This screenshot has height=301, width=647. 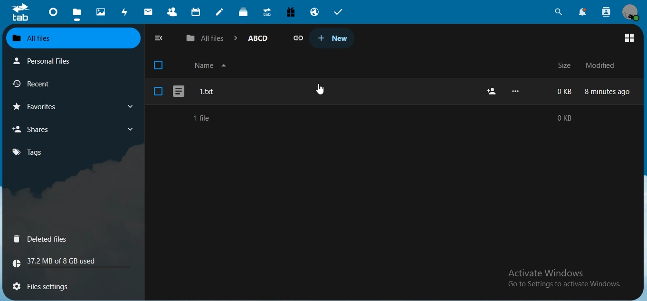 What do you see at coordinates (159, 91) in the screenshot?
I see `check box` at bounding box center [159, 91].